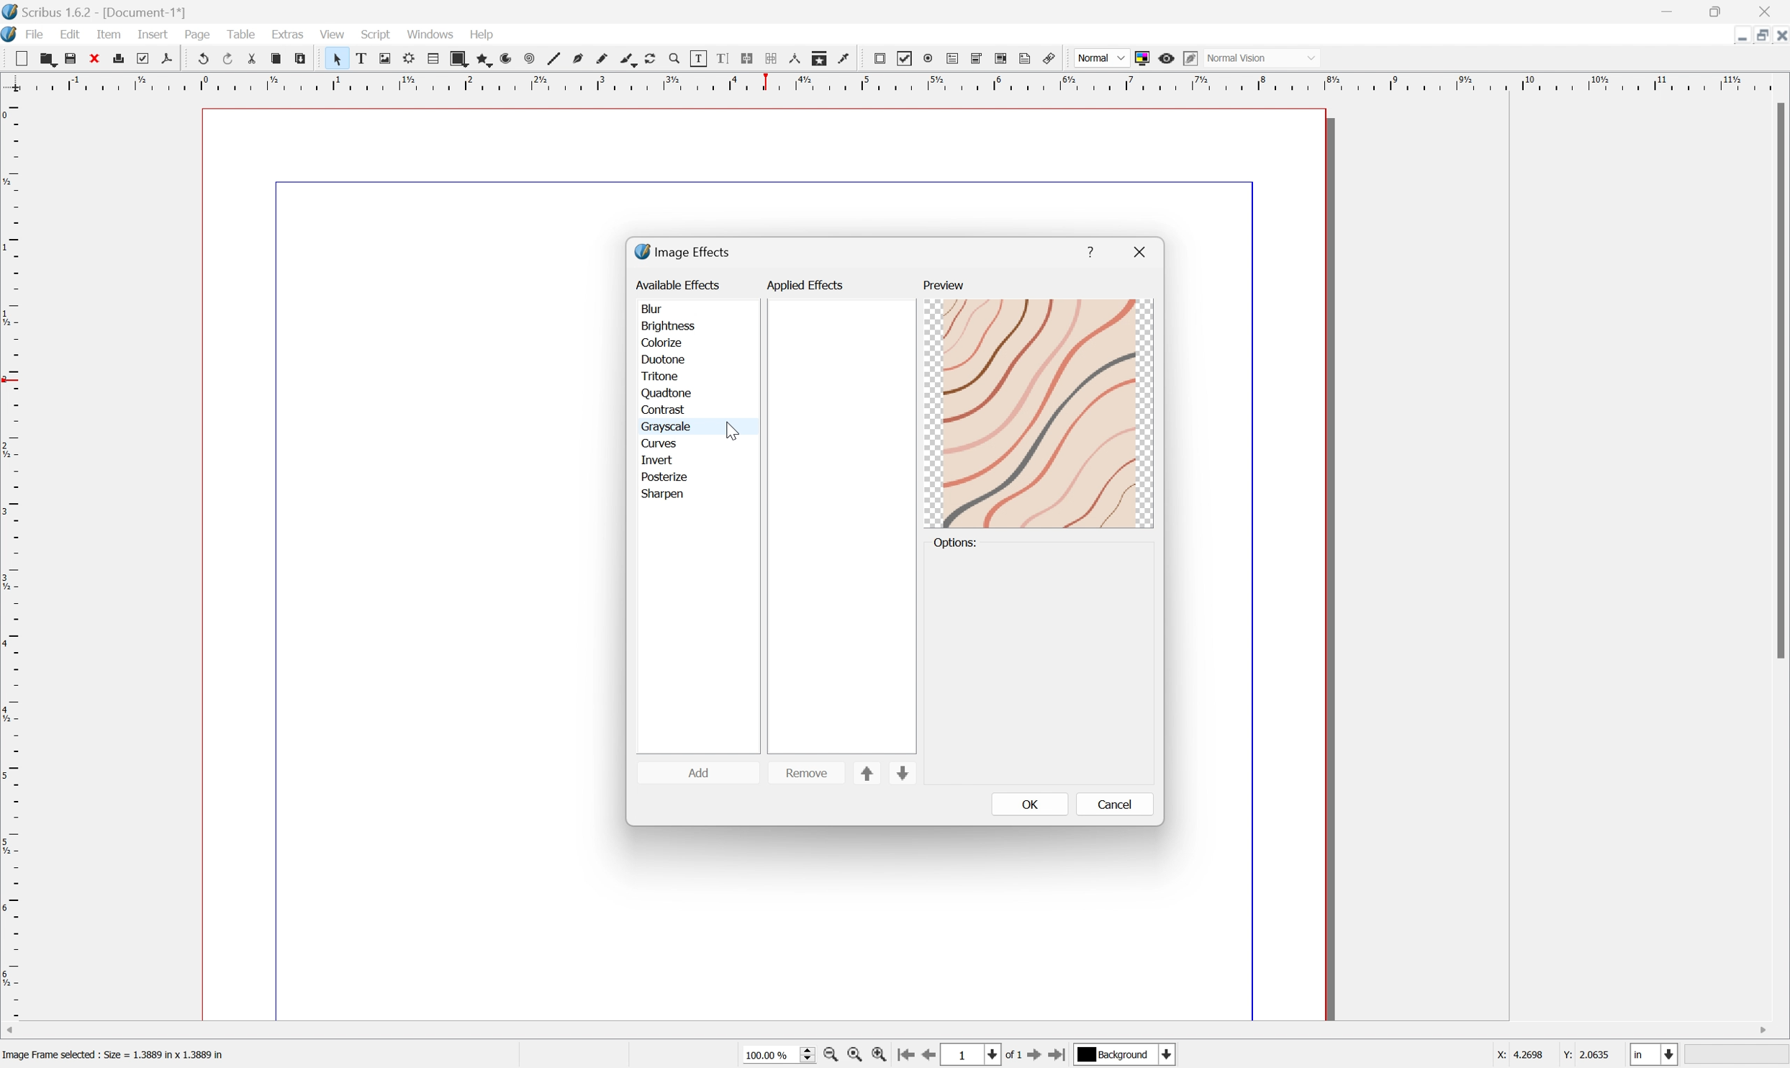 This screenshot has width=1790, height=1068. What do you see at coordinates (982, 58) in the screenshot?
I see `PDF combo box` at bounding box center [982, 58].